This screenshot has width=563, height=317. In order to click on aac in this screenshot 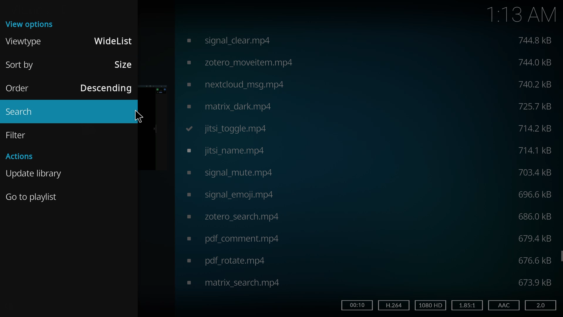, I will do `click(502, 305)`.